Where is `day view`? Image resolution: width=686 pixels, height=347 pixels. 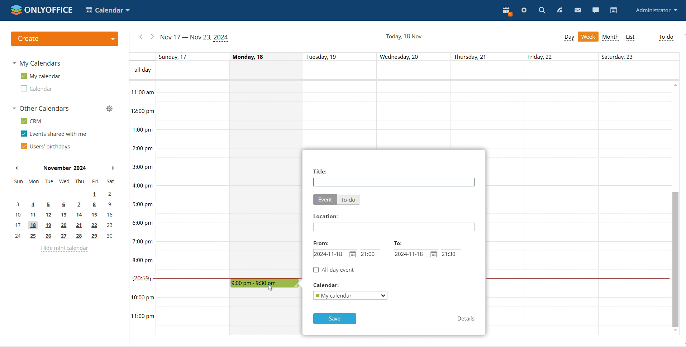
day view is located at coordinates (570, 37).